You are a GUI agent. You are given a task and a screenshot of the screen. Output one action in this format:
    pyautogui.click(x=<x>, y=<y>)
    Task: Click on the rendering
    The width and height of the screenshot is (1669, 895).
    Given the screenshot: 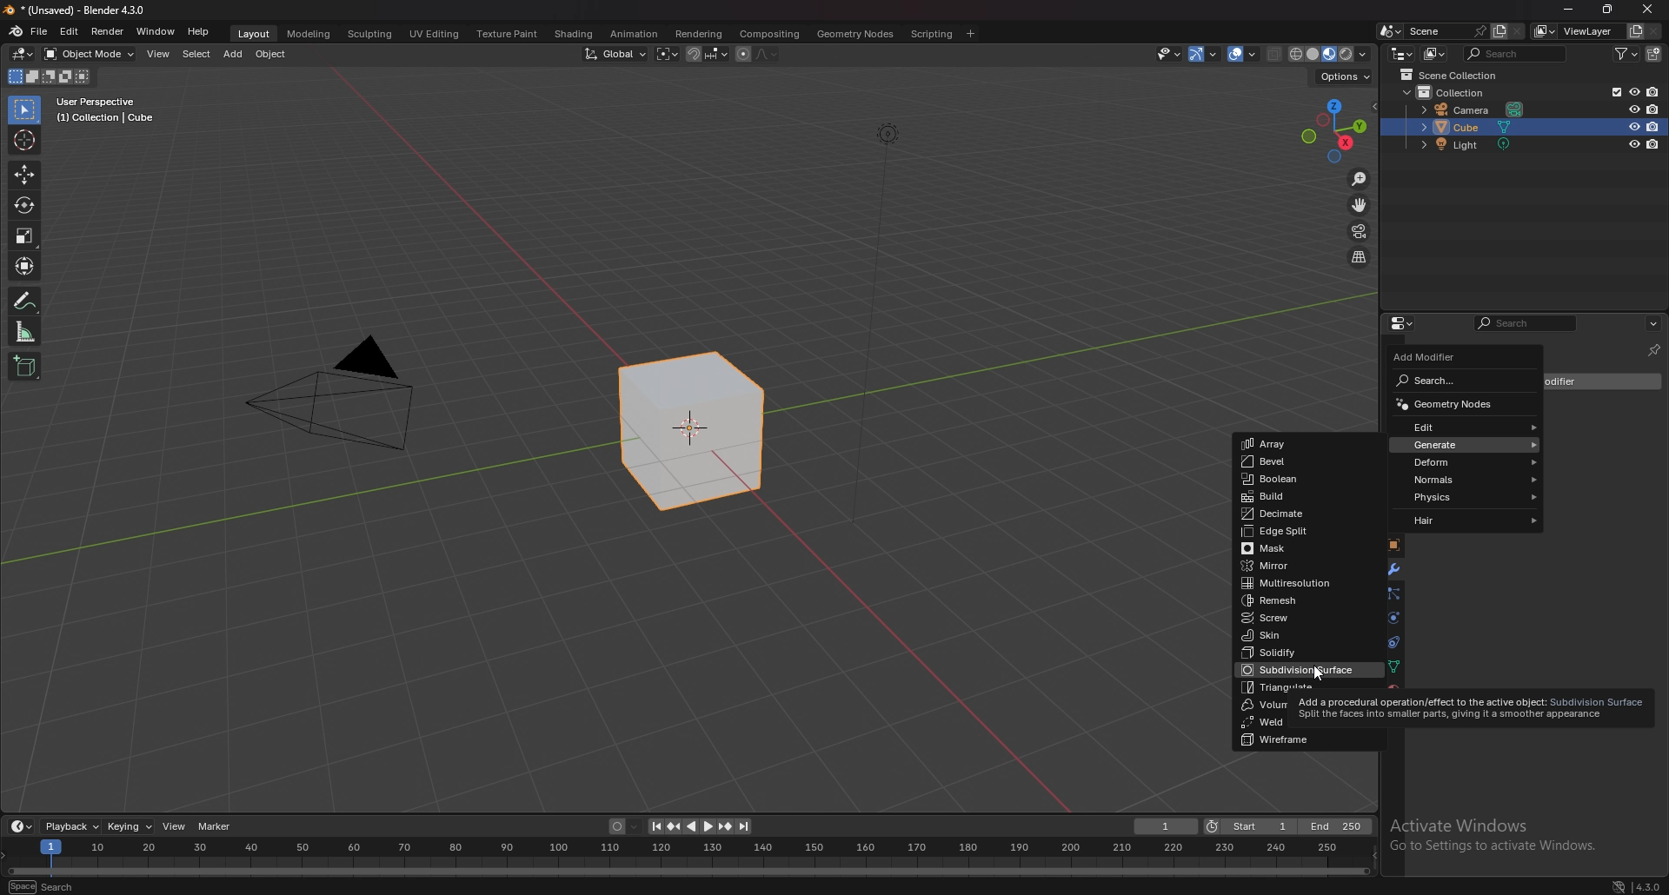 What is the action you would take?
    pyautogui.click(x=699, y=34)
    